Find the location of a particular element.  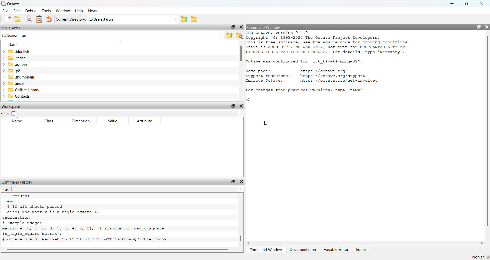

Filter is located at coordinates (8, 113).